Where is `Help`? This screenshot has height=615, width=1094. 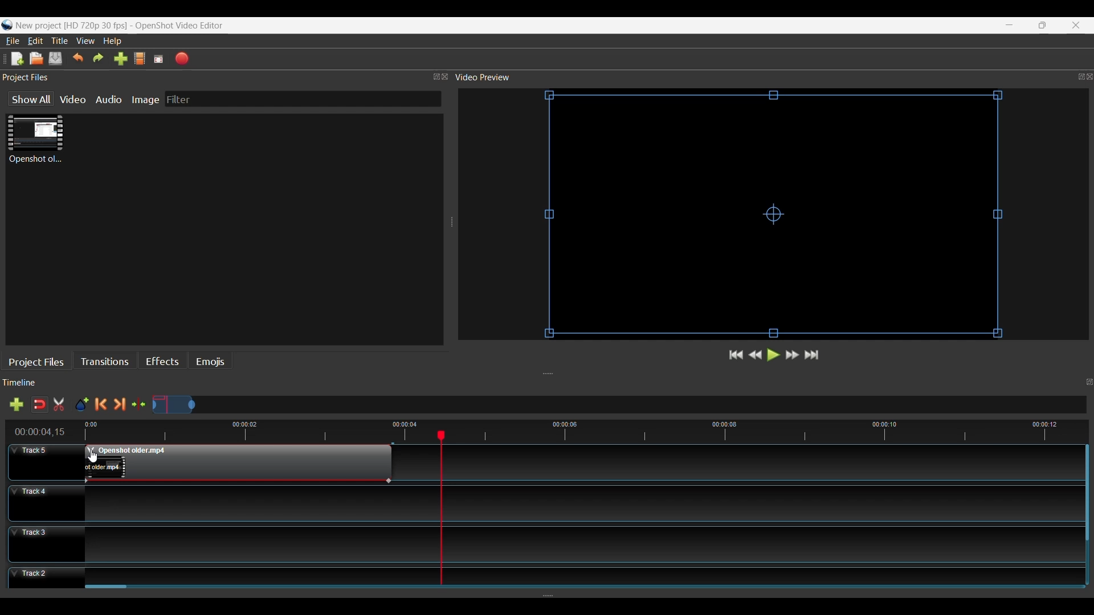 Help is located at coordinates (113, 42).